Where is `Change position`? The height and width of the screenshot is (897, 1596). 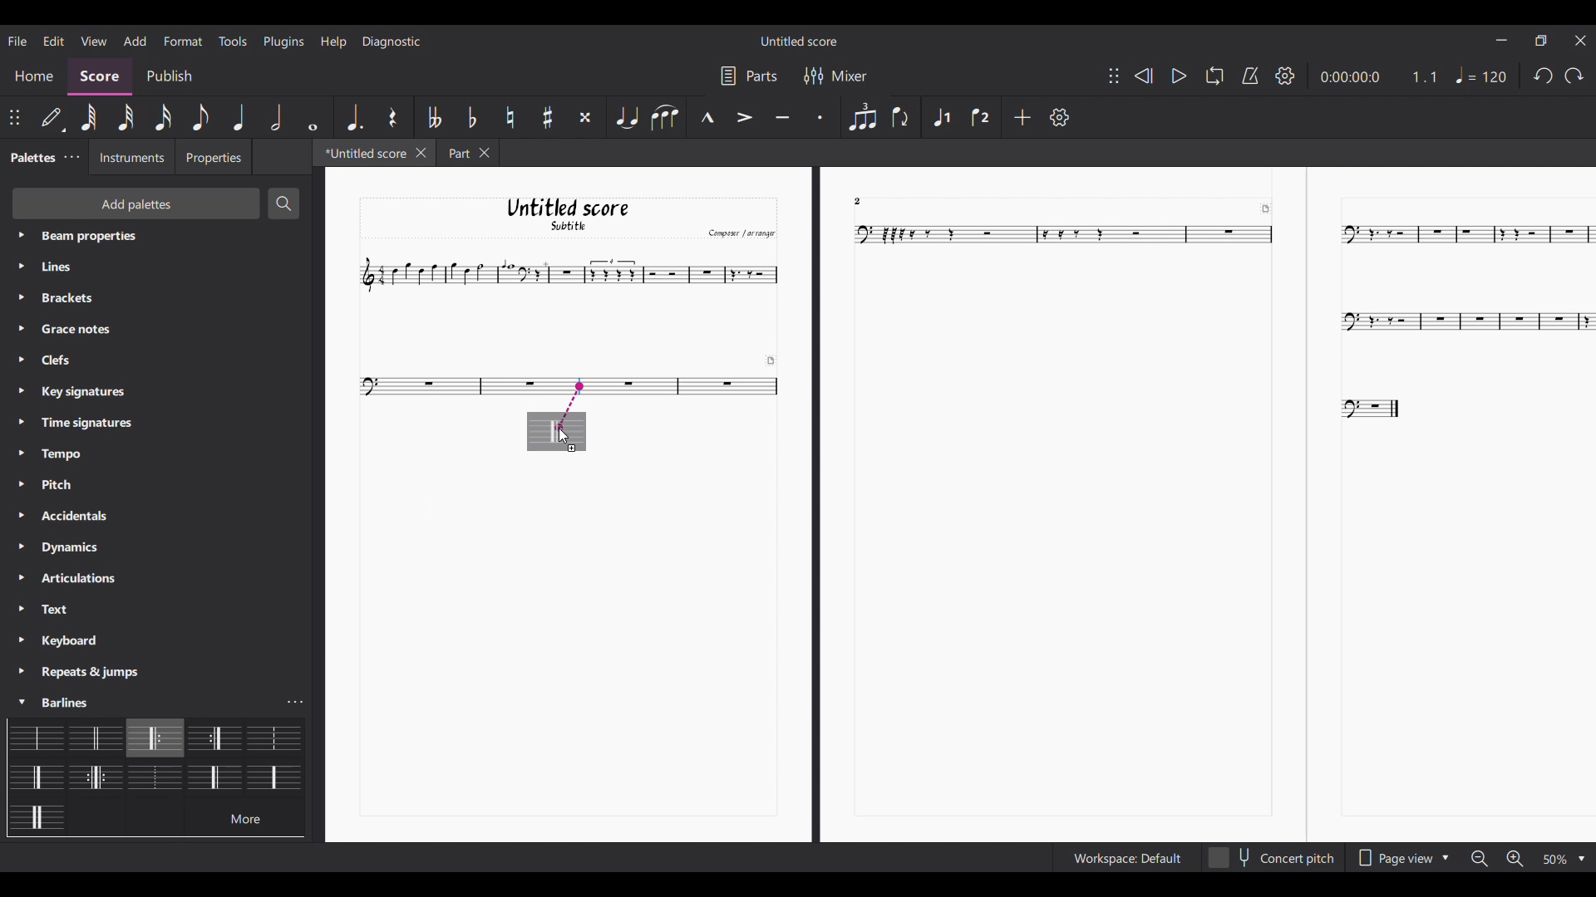
Change position is located at coordinates (14, 117).